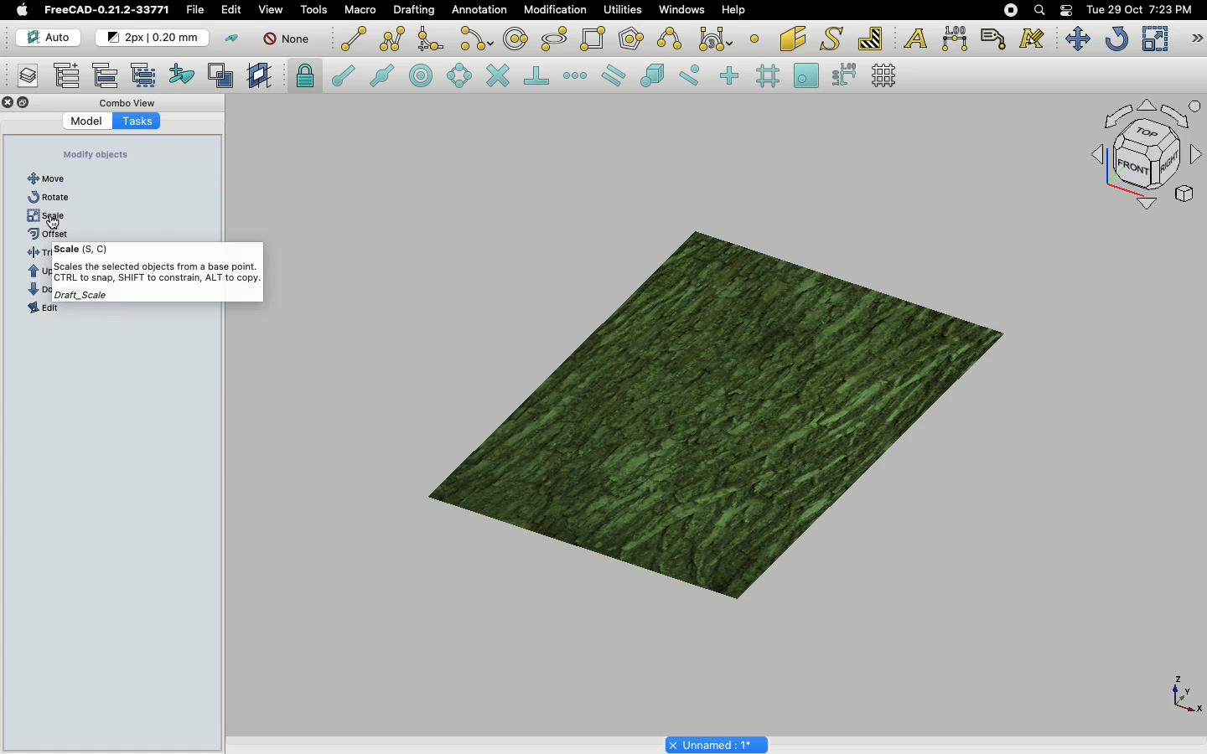 The image size is (1207, 754). What do you see at coordinates (1197, 39) in the screenshot?
I see `Draft modification tools` at bounding box center [1197, 39].